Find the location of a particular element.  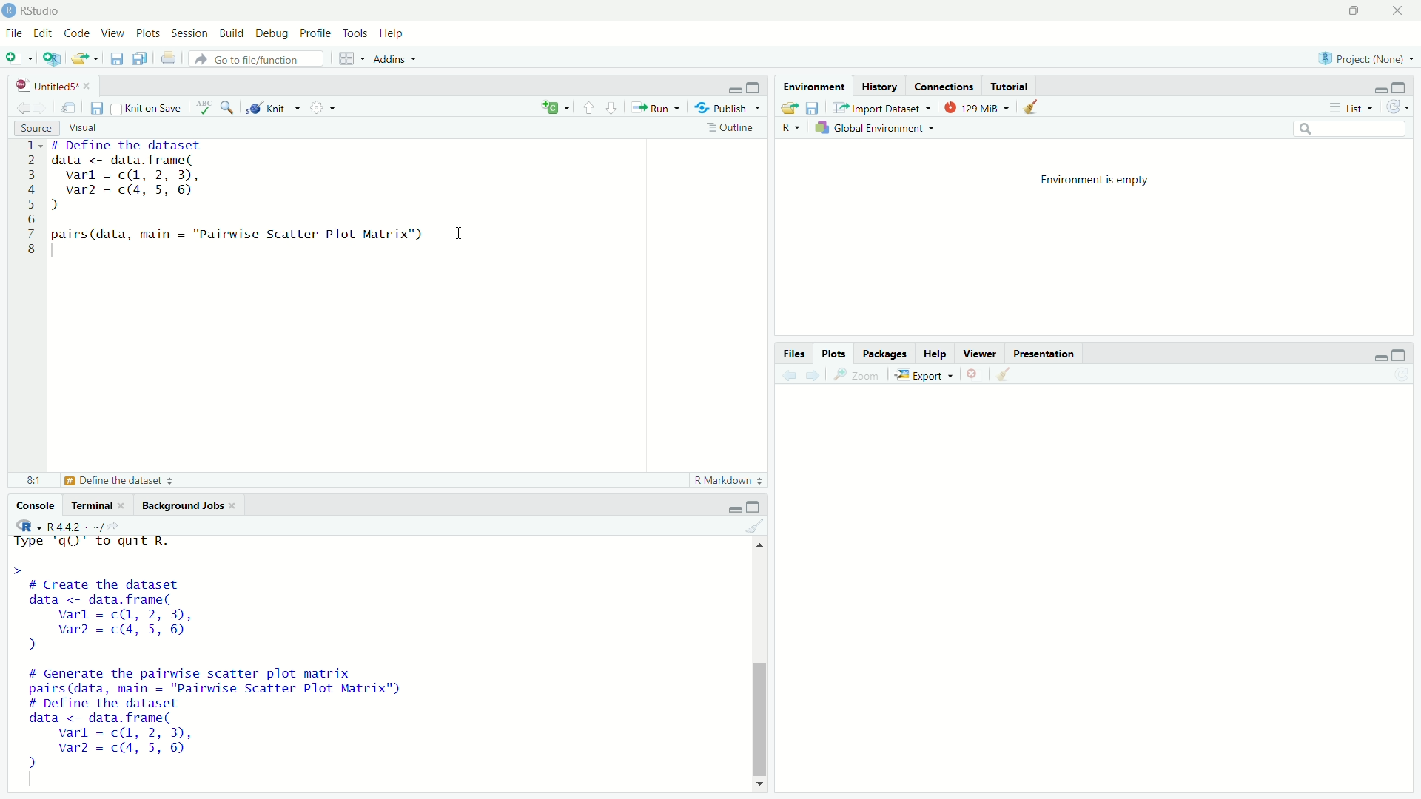

Maximize is located at coordinates (1401, 354).